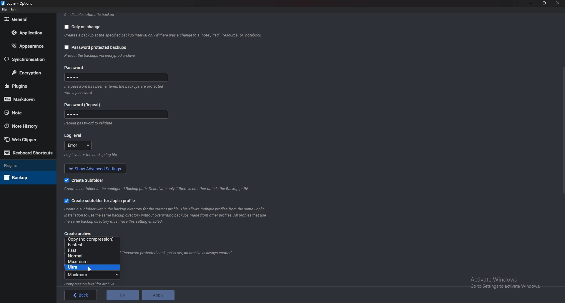 This screenshot has height=303, width=565. What do you see at coordinates (89, 269) in the screenshot?
I see `cursor` at bounding box center [89, 269].